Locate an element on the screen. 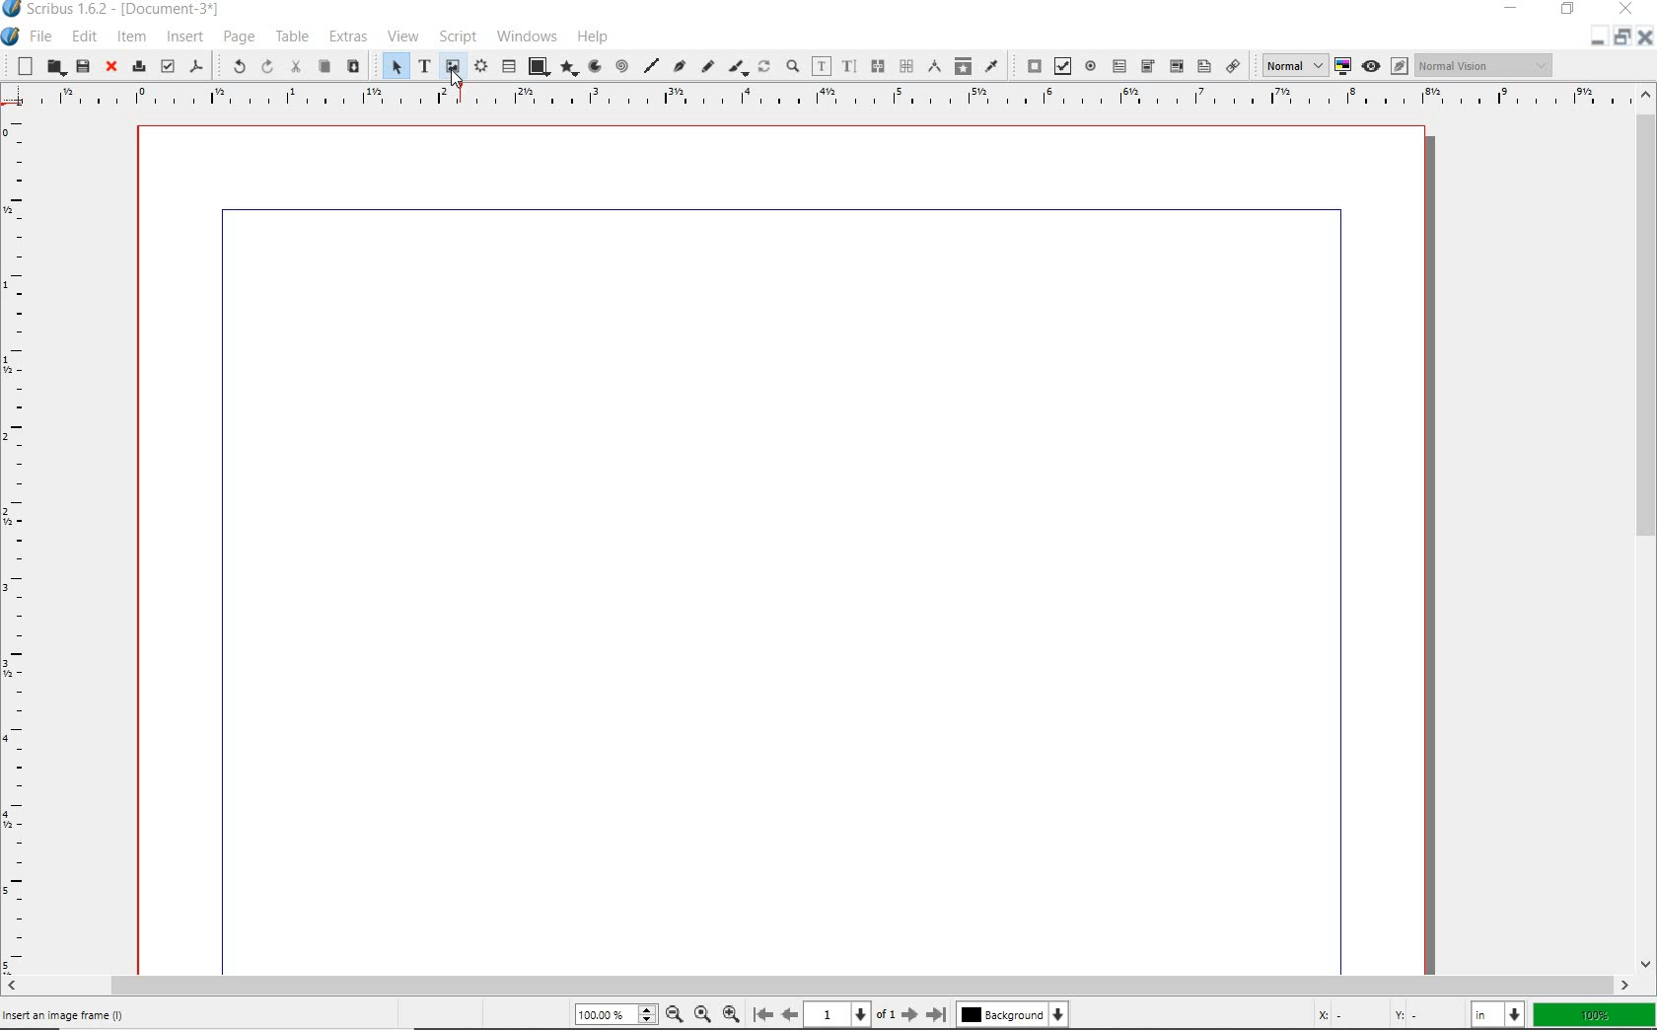 This screenshot has height=1030, width=1657. EXTRAS is located at coordinates (347, 37).